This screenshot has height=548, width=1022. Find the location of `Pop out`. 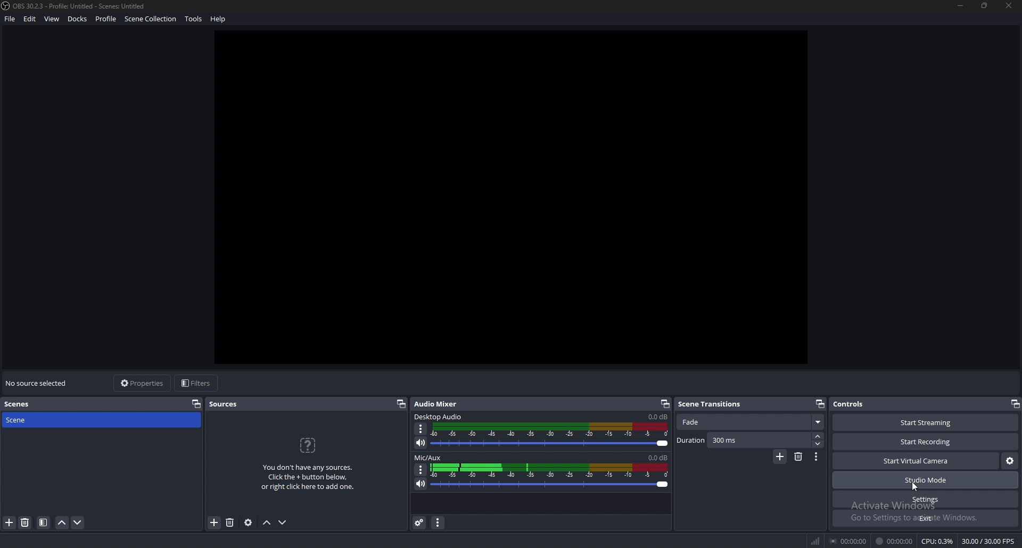

Pop out is located at coordinates (665, 404).